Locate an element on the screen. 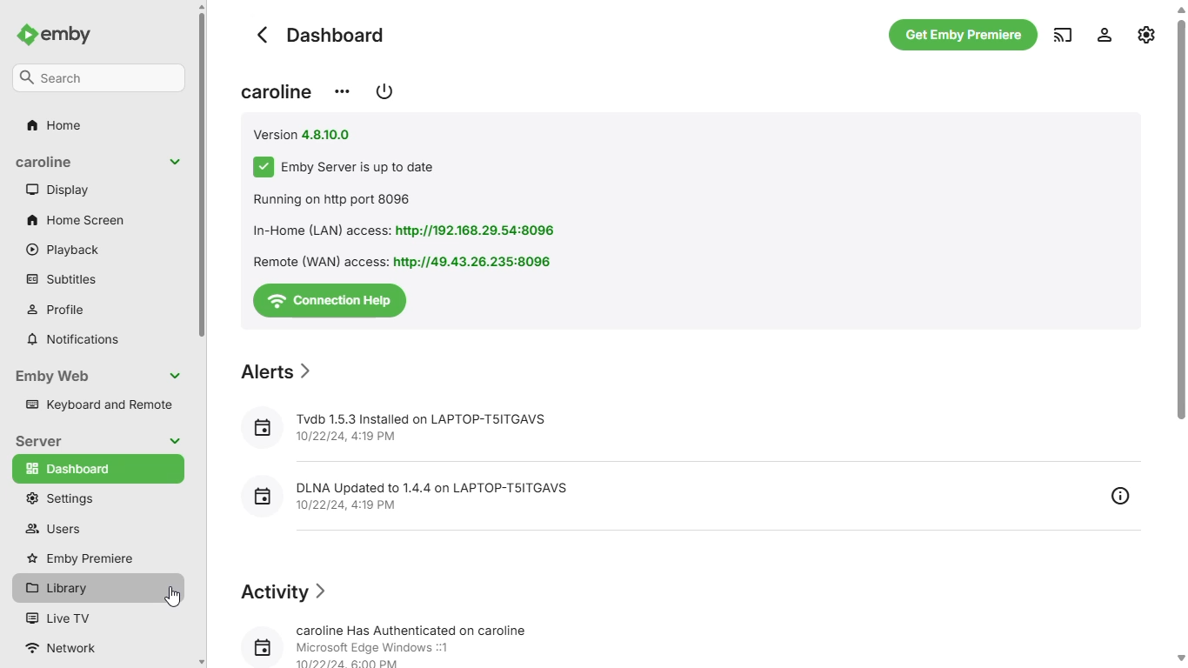  server is located at coordinates (99, 441).